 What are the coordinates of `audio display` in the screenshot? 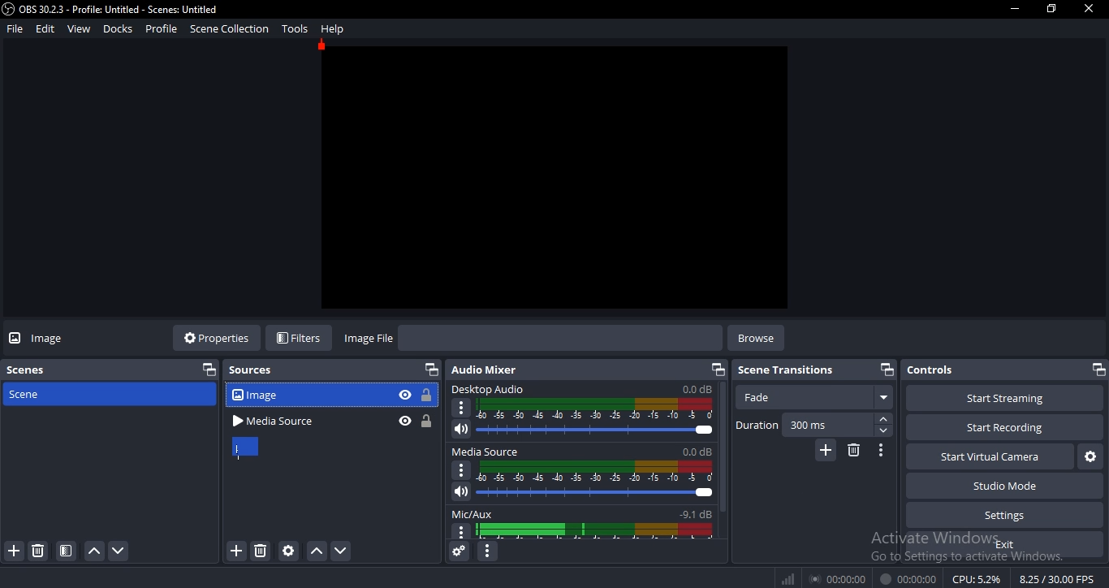 It's located at (596, 409).